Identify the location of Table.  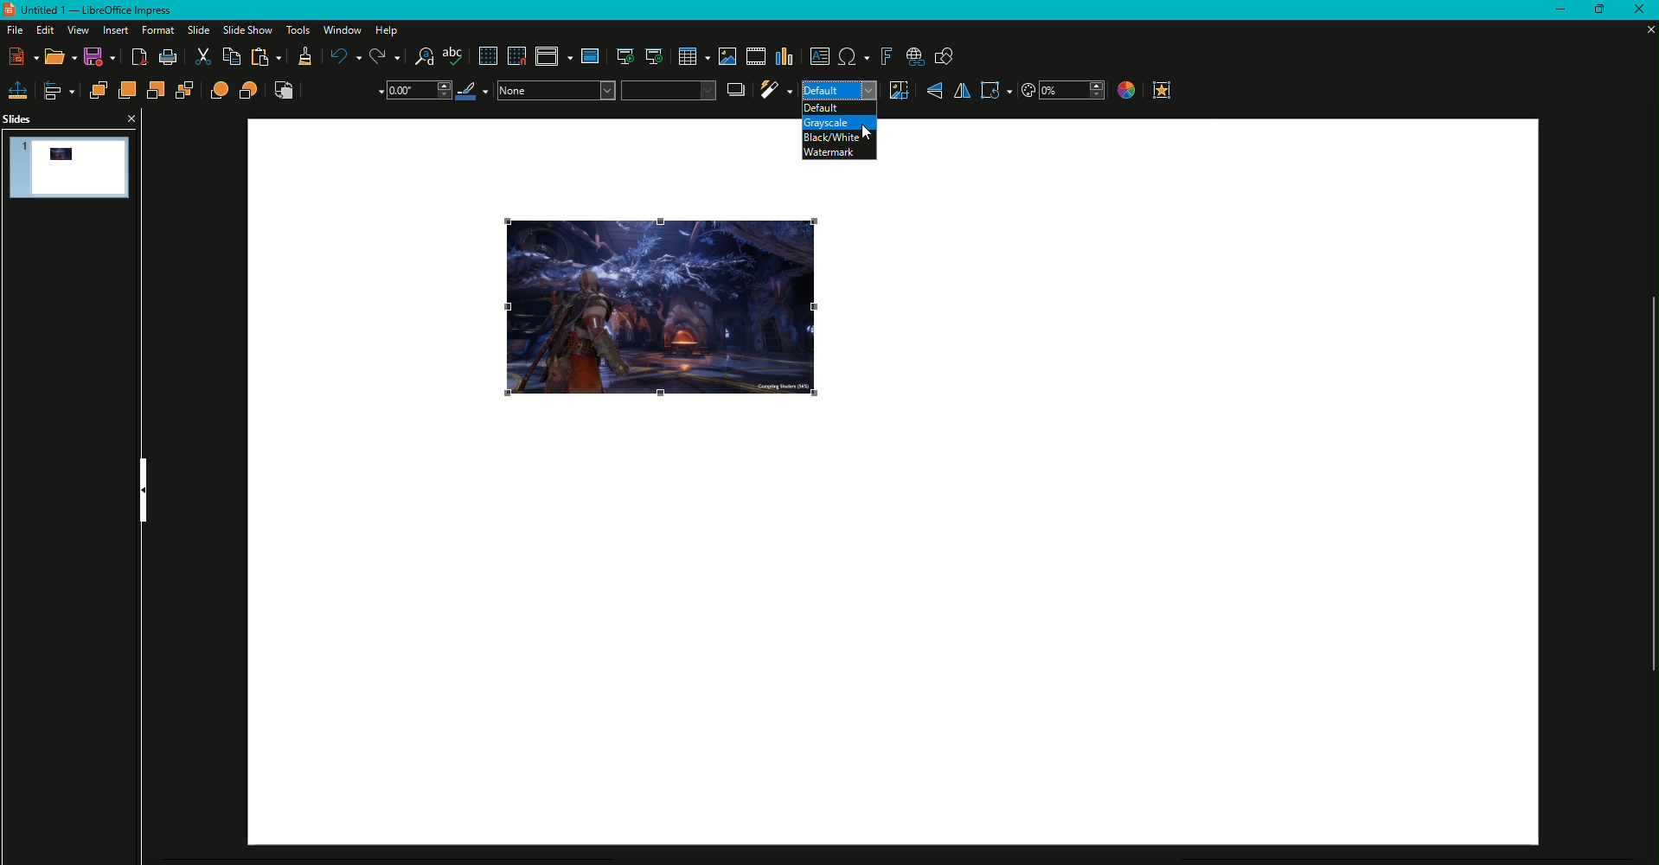
(693, 57).